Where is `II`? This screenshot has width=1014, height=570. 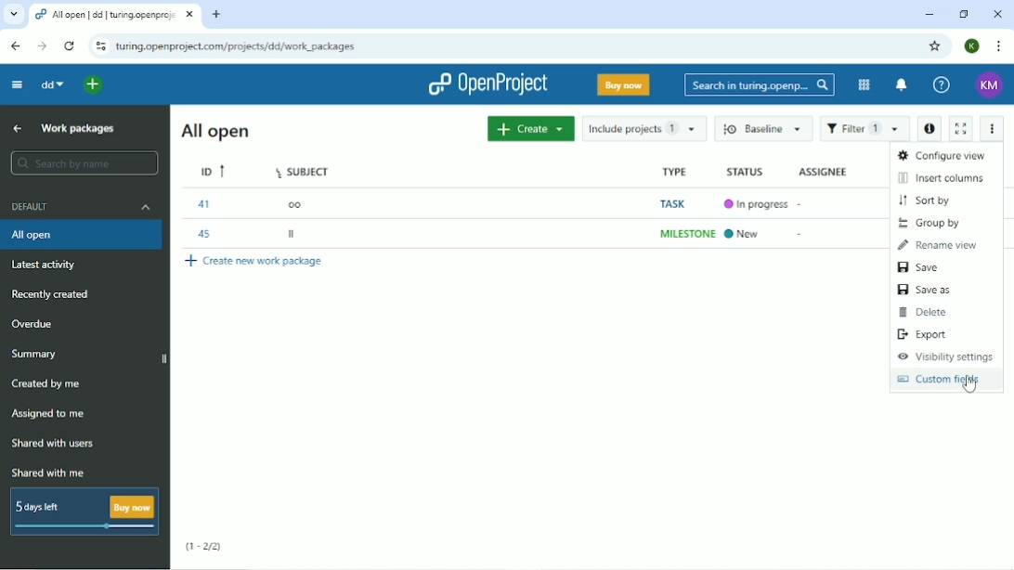
II is located at coordinates (295, 235).